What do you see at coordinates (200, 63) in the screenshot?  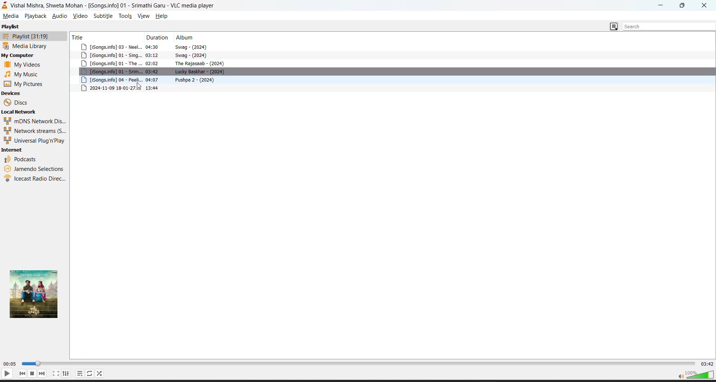 I see `the rajasaab- 2024` at bounding box center [200, 63].